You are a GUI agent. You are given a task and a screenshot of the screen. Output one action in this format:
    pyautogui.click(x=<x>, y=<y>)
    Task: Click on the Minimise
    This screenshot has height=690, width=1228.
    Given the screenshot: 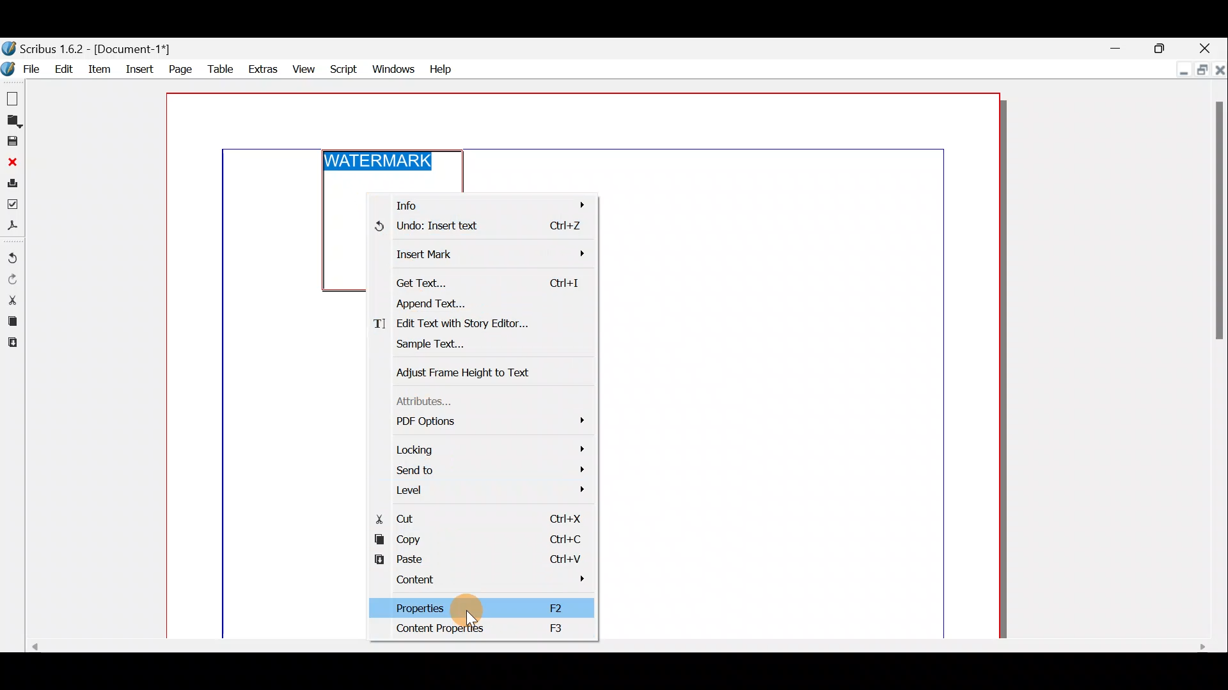 What is the action you would take?
    pyautogui.click(x=1180, y=70)
    